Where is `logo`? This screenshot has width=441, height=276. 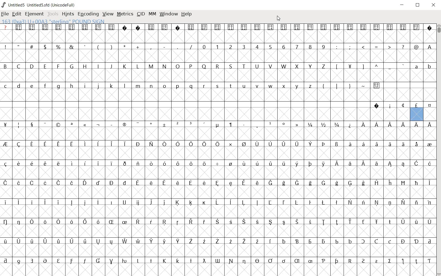
logo is located at coordinates (4, 5).